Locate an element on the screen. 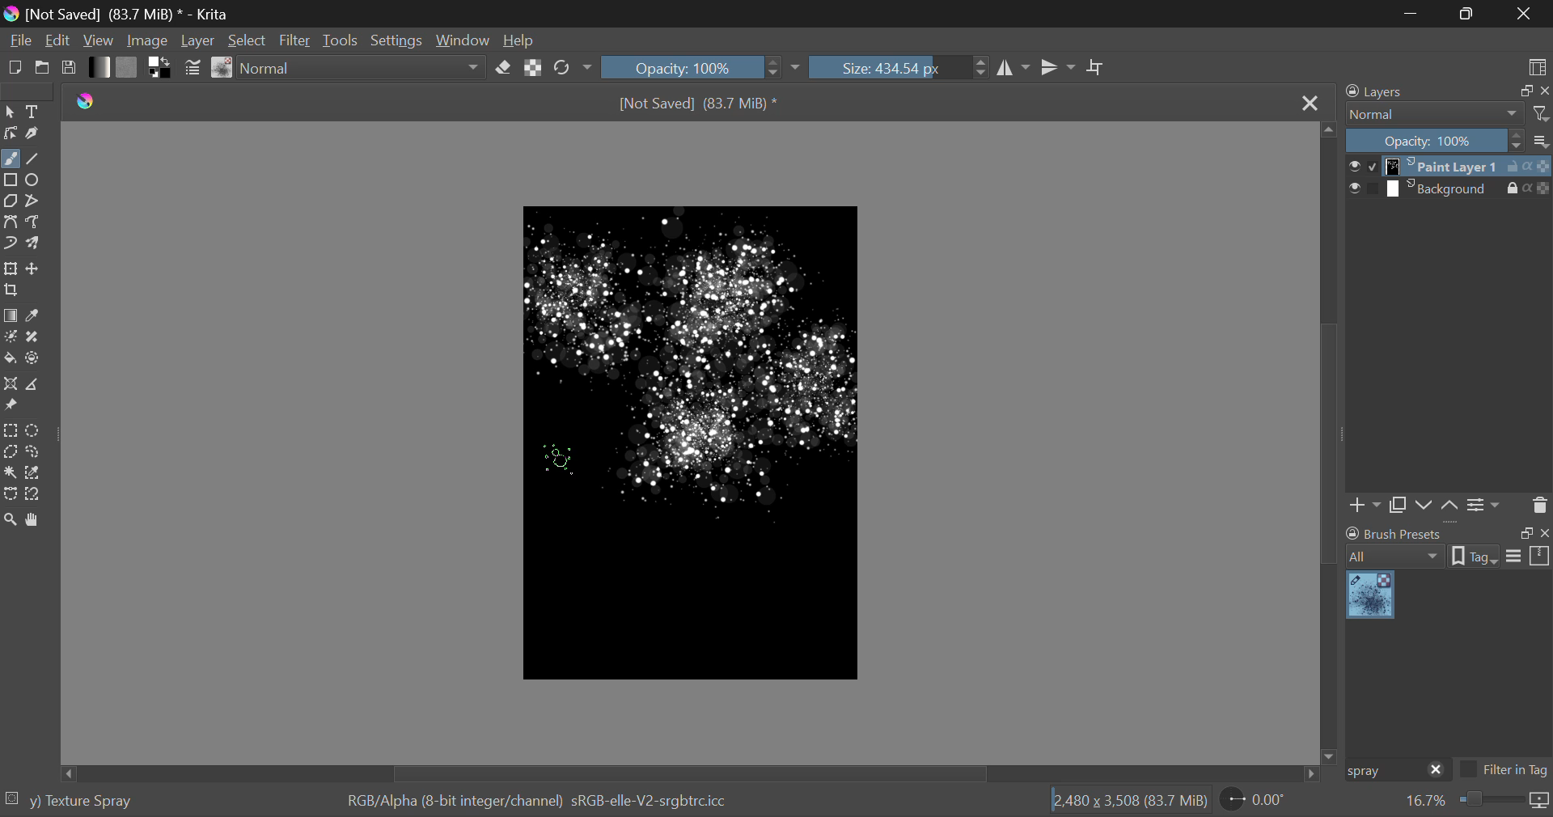 The height and width of the screenshot is (817, 1553). actions is located at coordinates (1529, 167).